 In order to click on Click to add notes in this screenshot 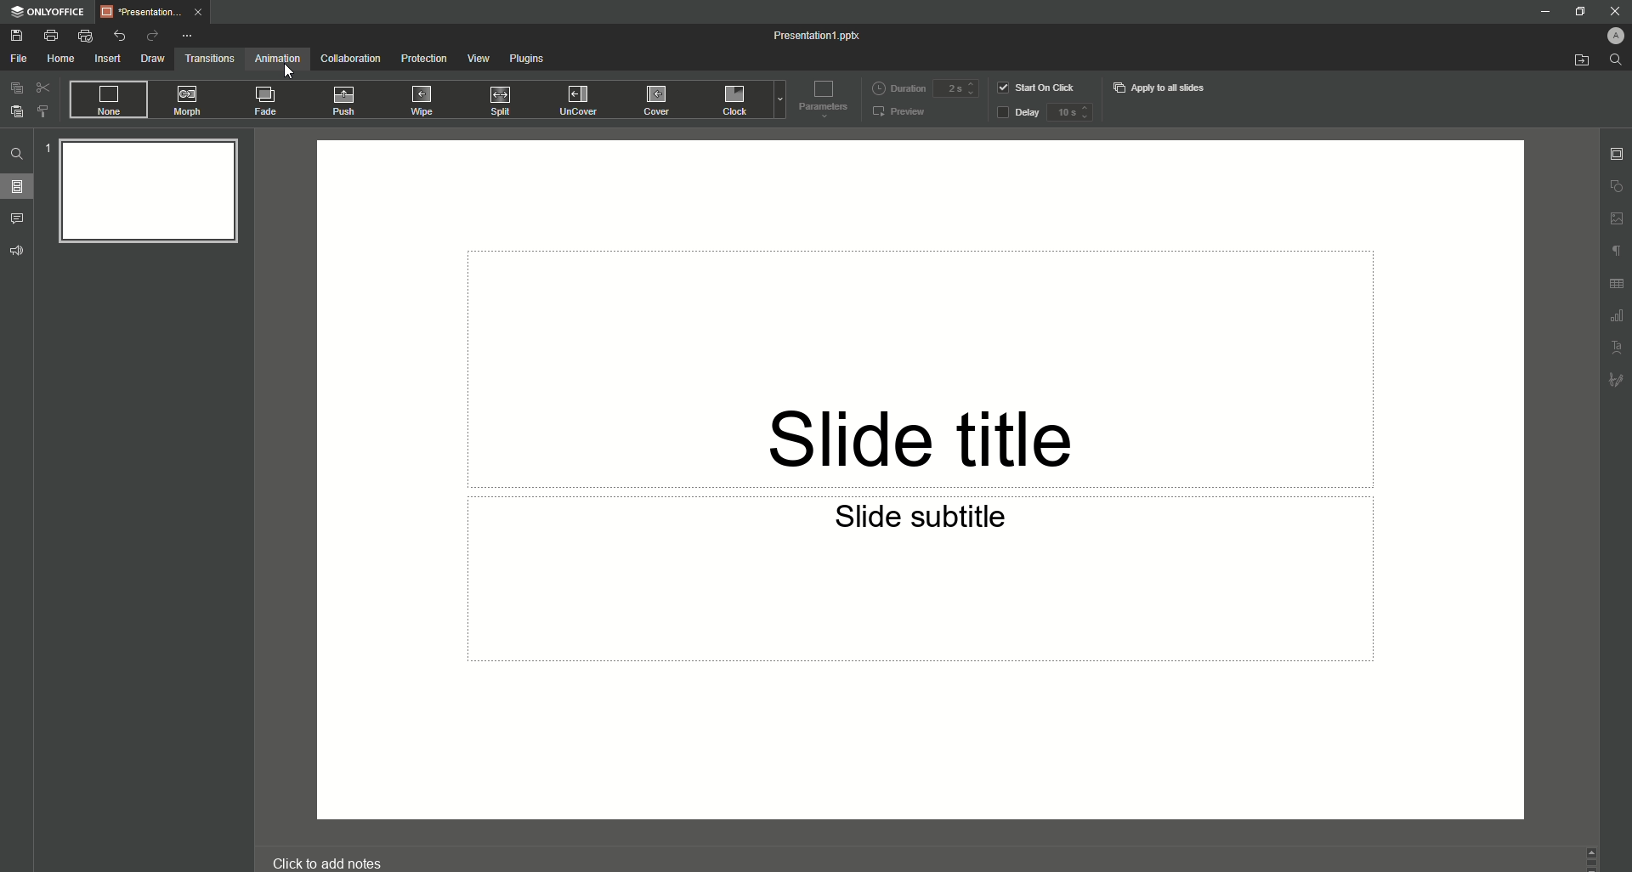, I will do `click(325, 859)`.